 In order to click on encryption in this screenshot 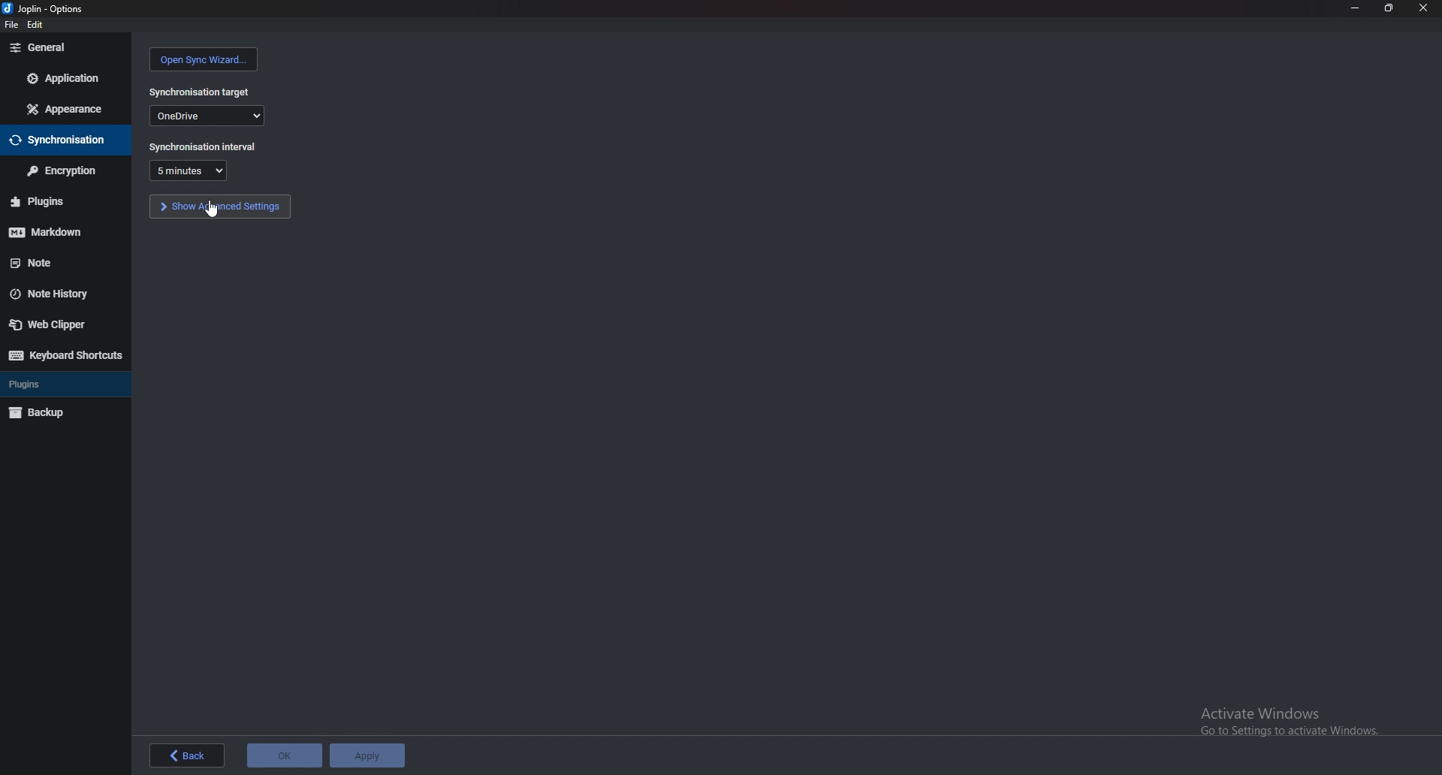, I will do `click(65, 170)`.